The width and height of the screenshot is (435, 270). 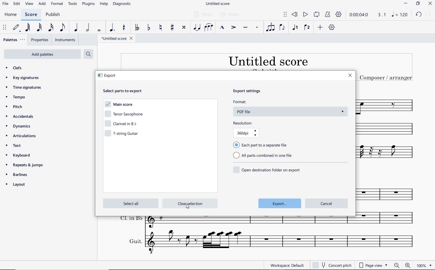 What do you see at coordinates (88, 28) in the screenshot?
I see `HALF NOTE` at bounding box center [88, 28].